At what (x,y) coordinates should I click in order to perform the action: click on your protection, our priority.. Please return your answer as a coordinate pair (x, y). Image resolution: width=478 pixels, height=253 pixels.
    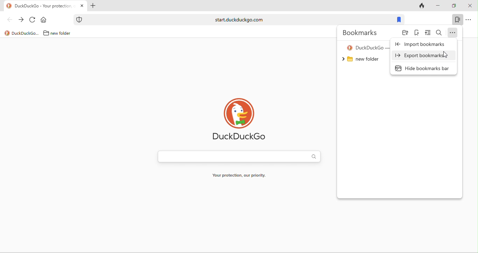
    Looking at the image, I should click on (239, 175).